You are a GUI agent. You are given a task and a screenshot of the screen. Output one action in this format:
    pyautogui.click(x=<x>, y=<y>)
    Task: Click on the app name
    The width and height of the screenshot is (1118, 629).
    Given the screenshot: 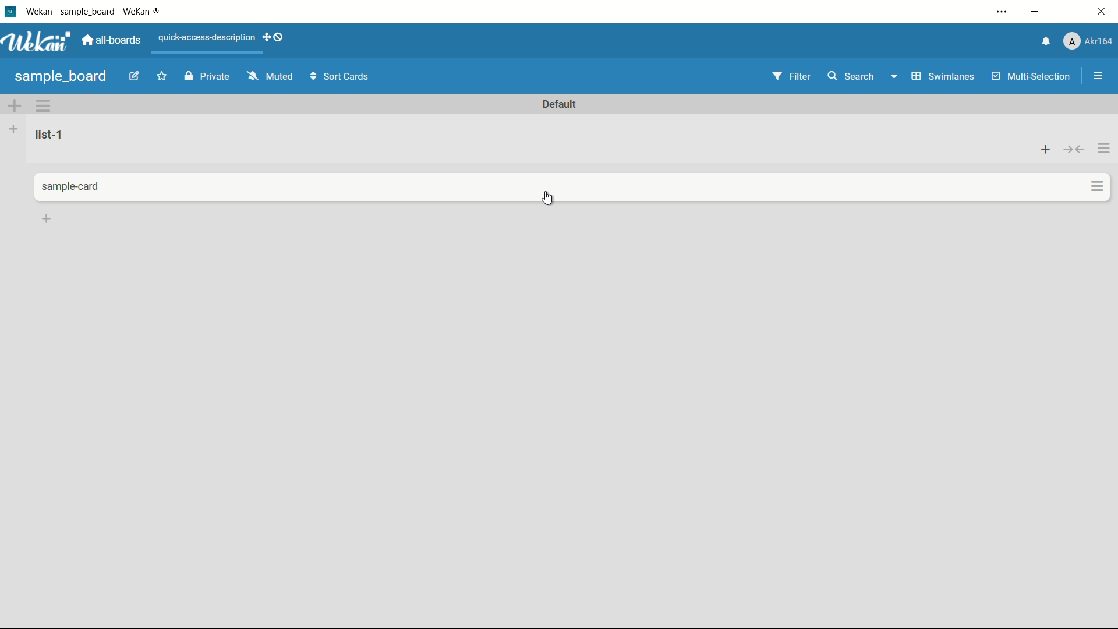 What is the action you would take?
    pyautogui.click(x=95, y=11)
    